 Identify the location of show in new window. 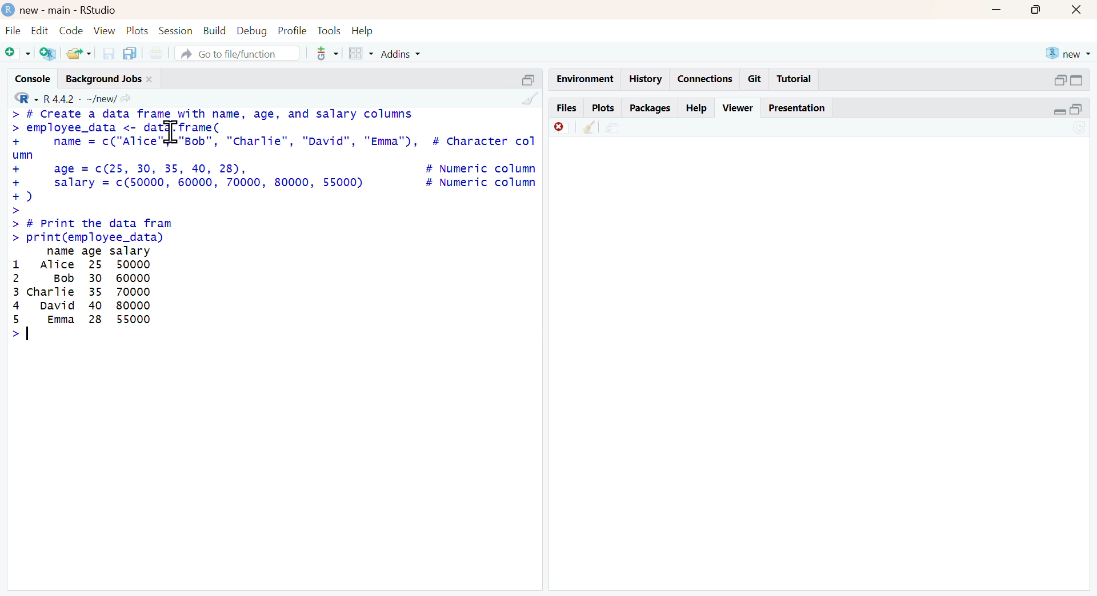
(623, 128).